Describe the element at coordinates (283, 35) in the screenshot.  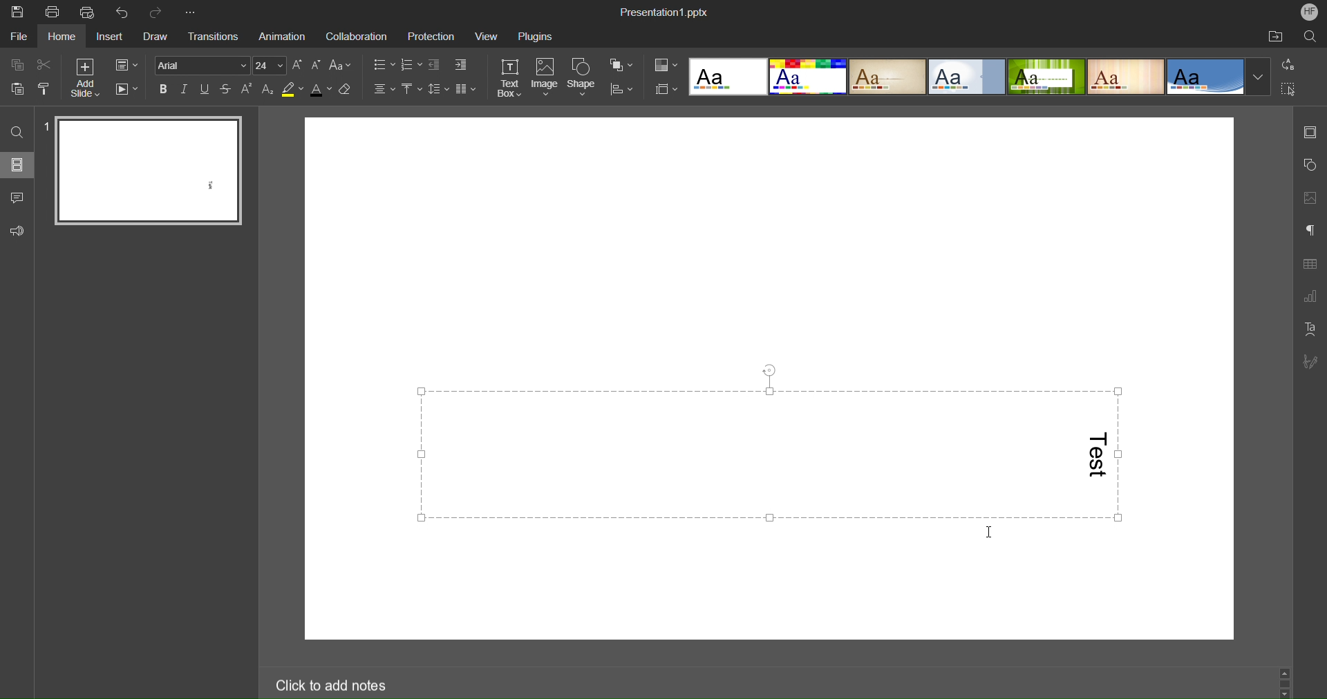
I see `Animation` at that location.